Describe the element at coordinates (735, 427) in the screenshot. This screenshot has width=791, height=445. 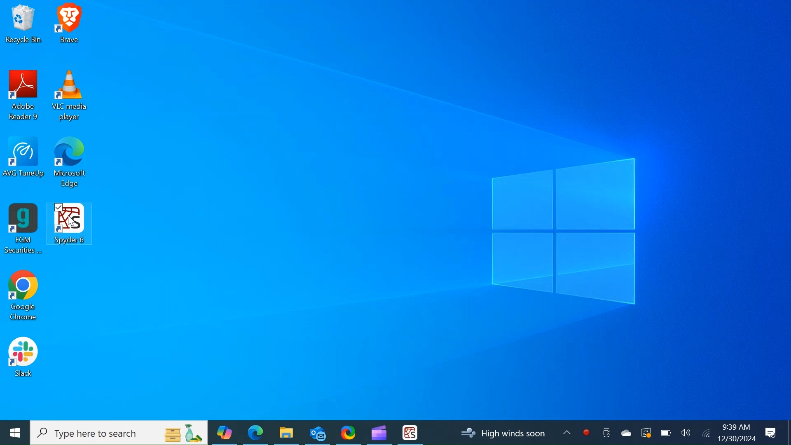
I see `9:39 AM` at that location.